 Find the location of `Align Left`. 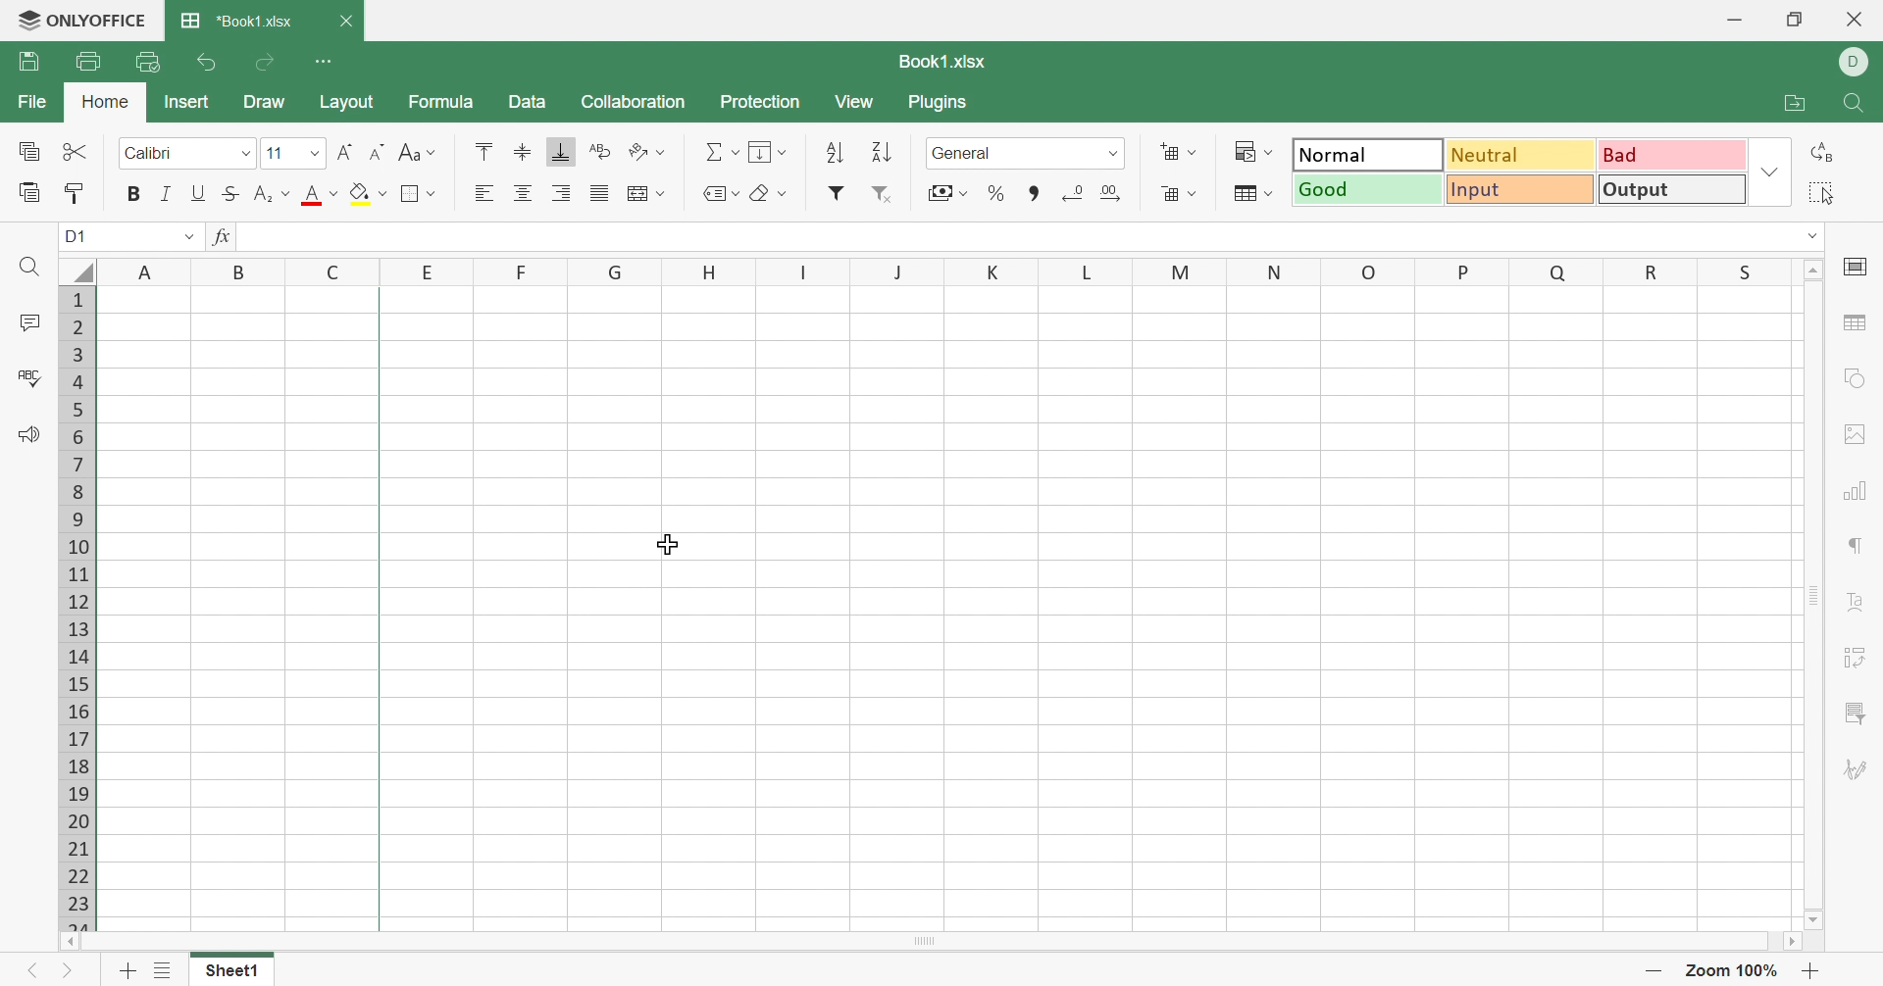

Align Left is located at coordinates (483, 193).